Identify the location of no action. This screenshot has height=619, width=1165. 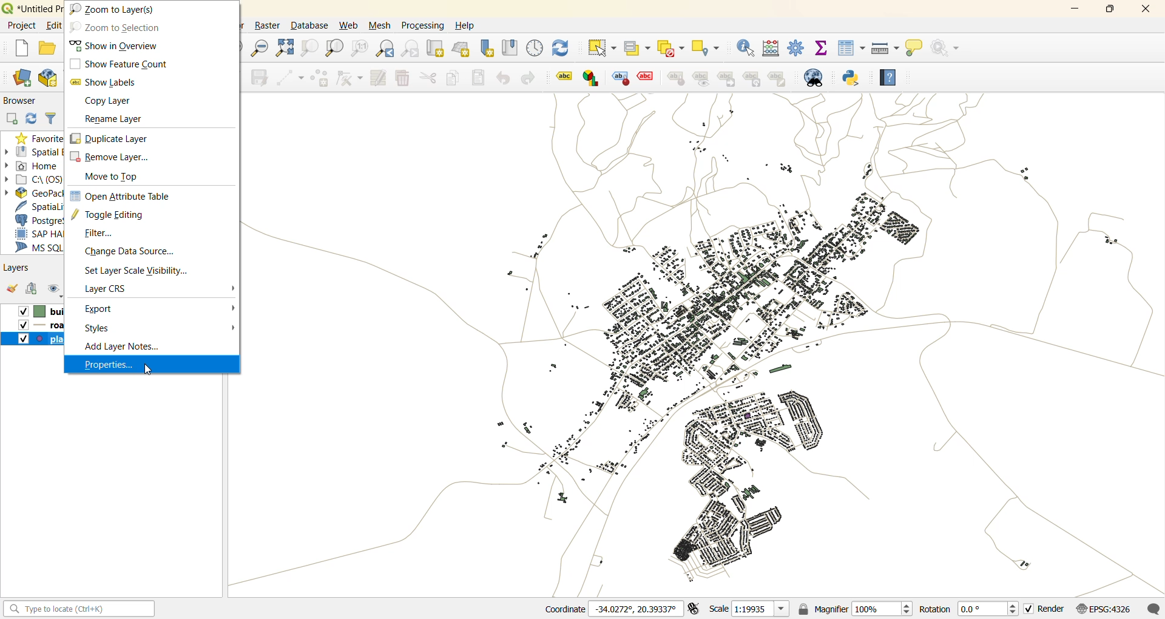
(947, 50).